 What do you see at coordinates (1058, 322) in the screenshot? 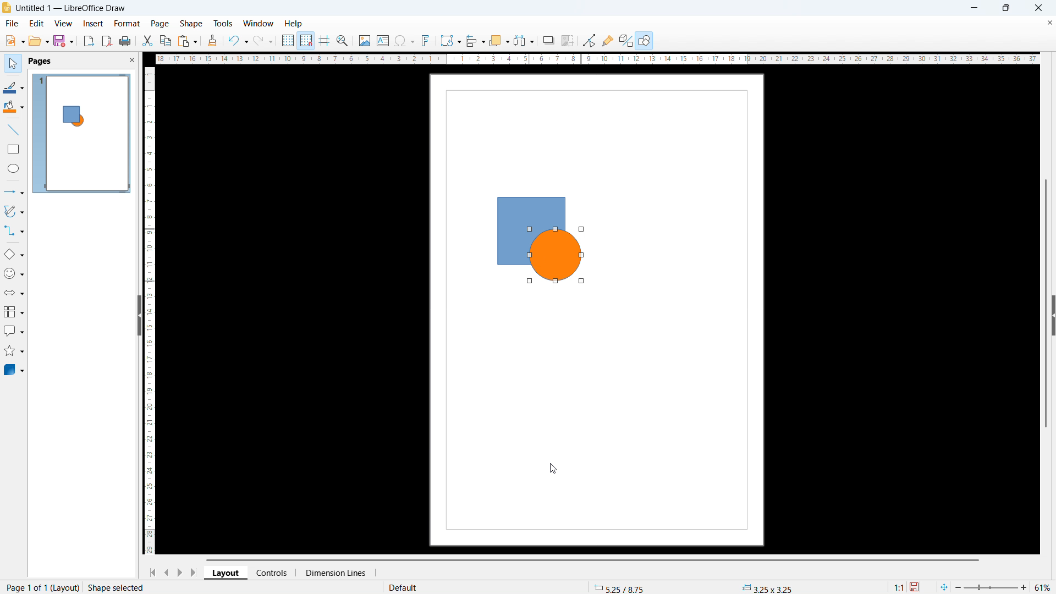
I see `expand pane` at bounding box center [1058, 322].